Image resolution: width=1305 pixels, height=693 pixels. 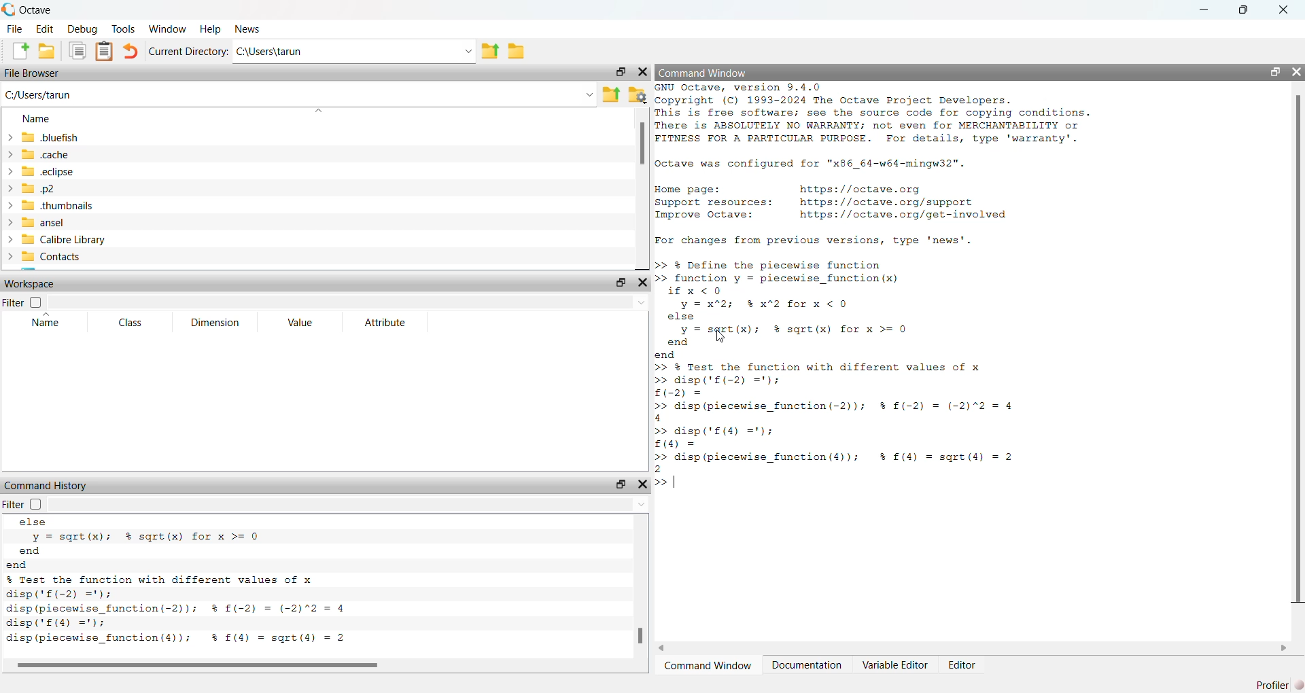 What do you see at coordinates (665, 647) in the screenshot?
I see `Left` at bounding box center [665, 647].